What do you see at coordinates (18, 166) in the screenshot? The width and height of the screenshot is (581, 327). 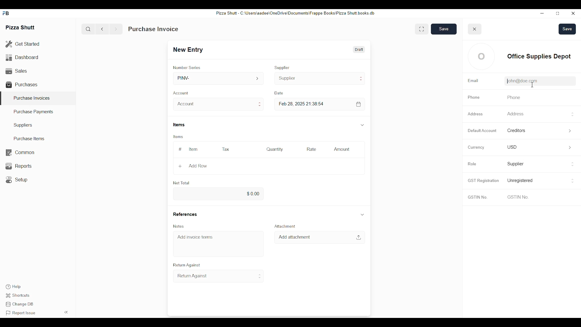 I see `Reports` at bounding box center [18, 166].